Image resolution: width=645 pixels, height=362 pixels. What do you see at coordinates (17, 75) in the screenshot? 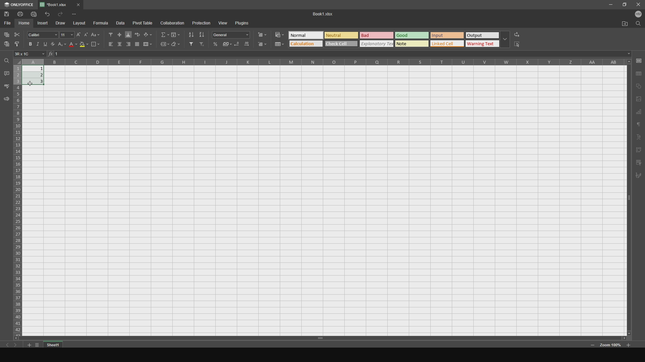
I see `selected rows` at bounding box center [17, 75].